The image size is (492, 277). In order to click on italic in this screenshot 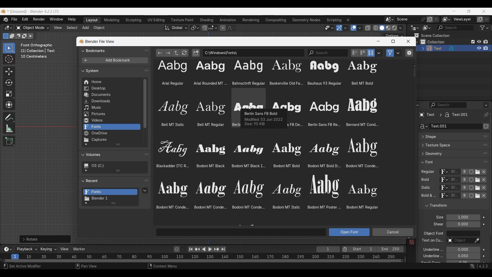, I will do `click(425, 188)`.